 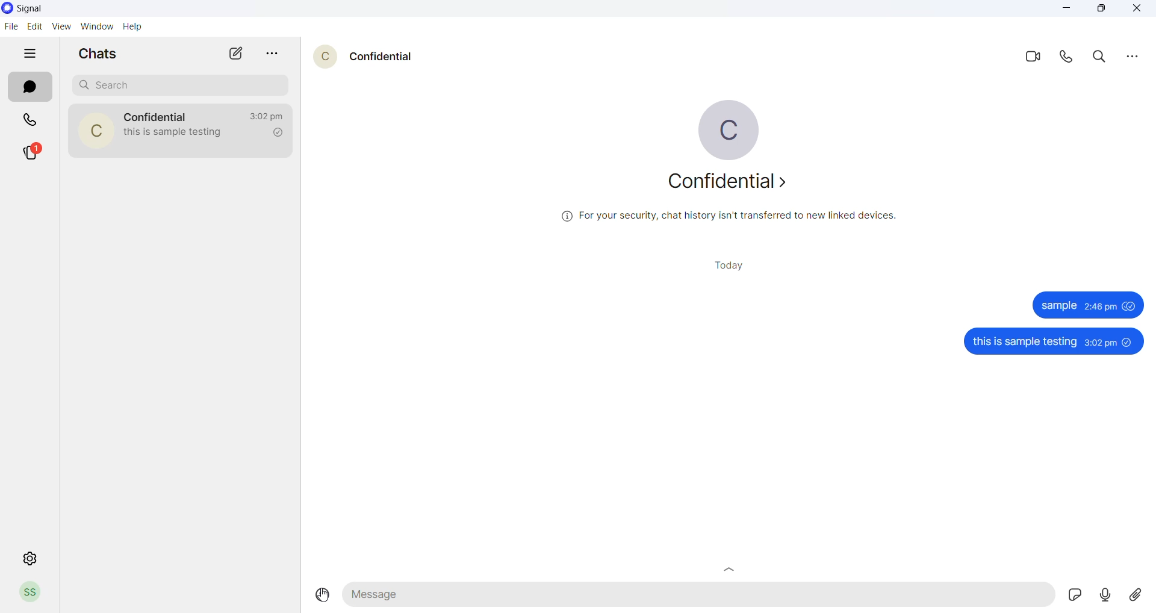 What do you see at coordinates (1098, 57) in the screenshot?
I see `search in messages` at bounding box center [1098, 57].